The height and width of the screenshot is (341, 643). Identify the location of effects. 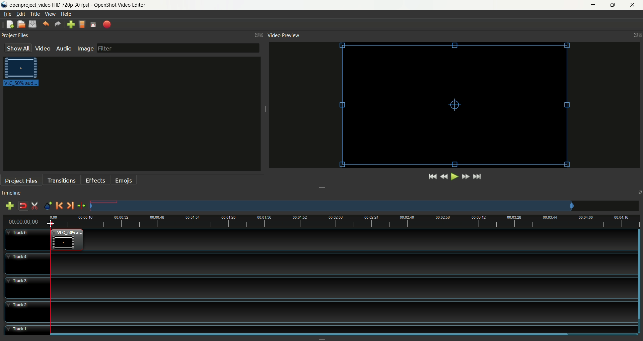
(95, 179).